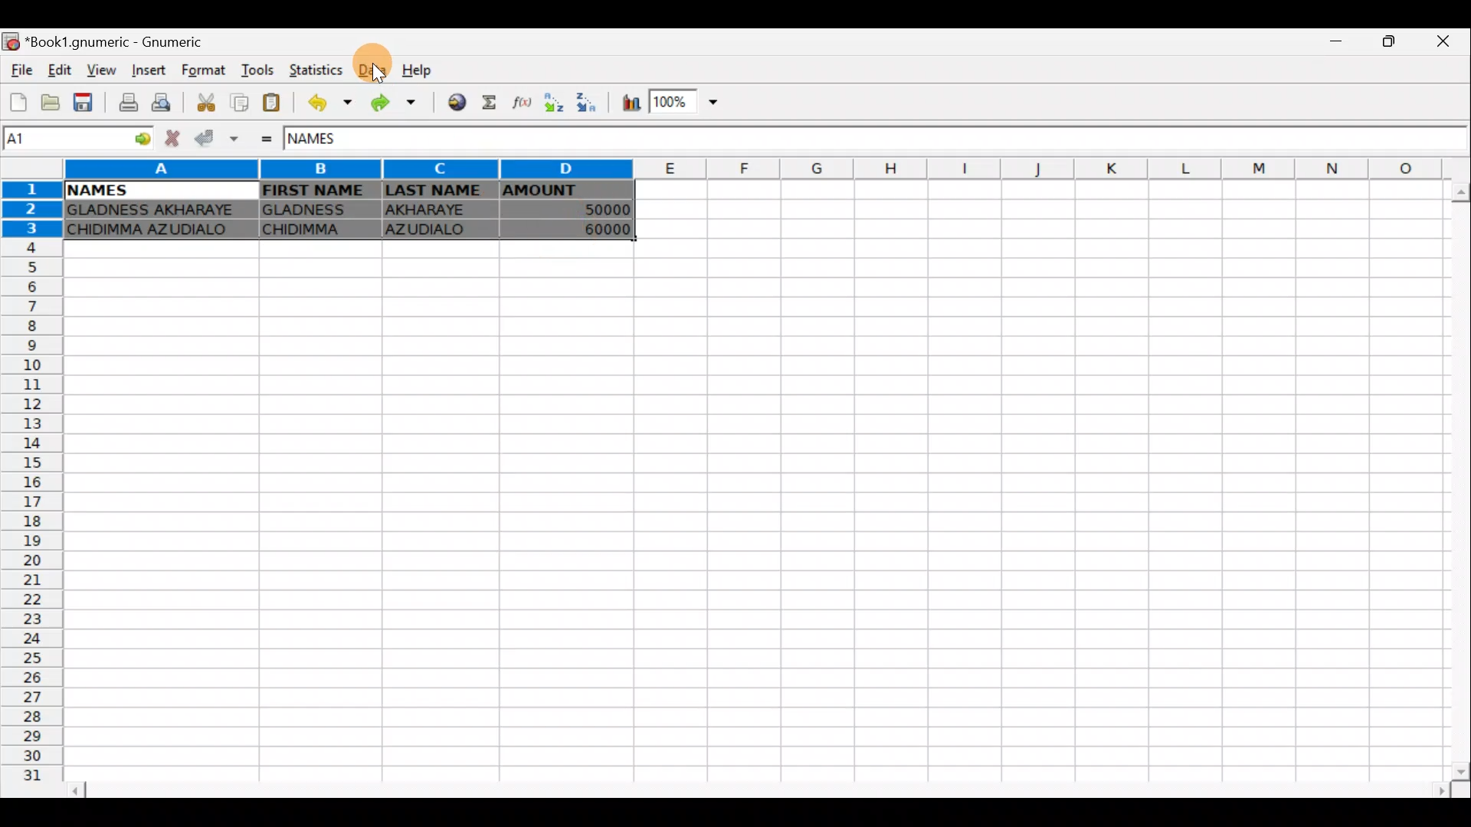  Describe the element at coordinates (21, 71) in the screenshot. I see `File` at that location.